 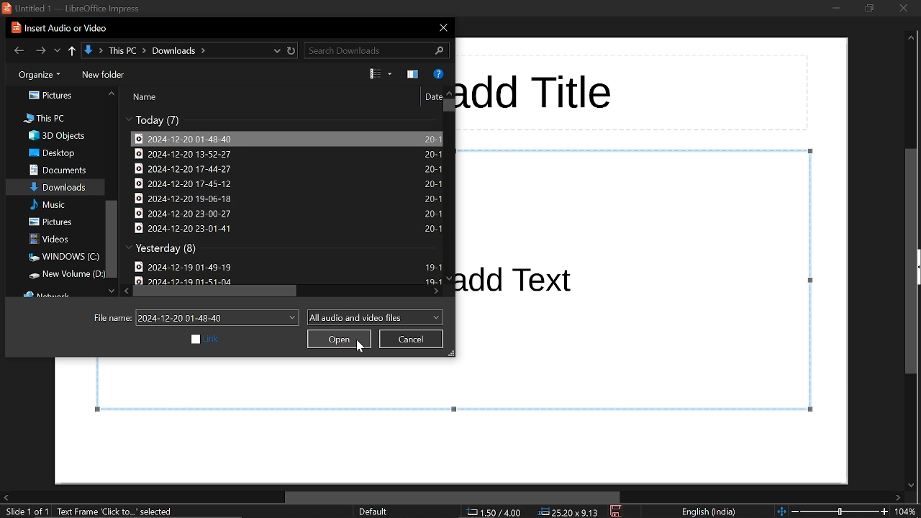 What do you see at coordinates (59, 188) in the screenshot?
I see `downloads` at bounding box center [59, 188].